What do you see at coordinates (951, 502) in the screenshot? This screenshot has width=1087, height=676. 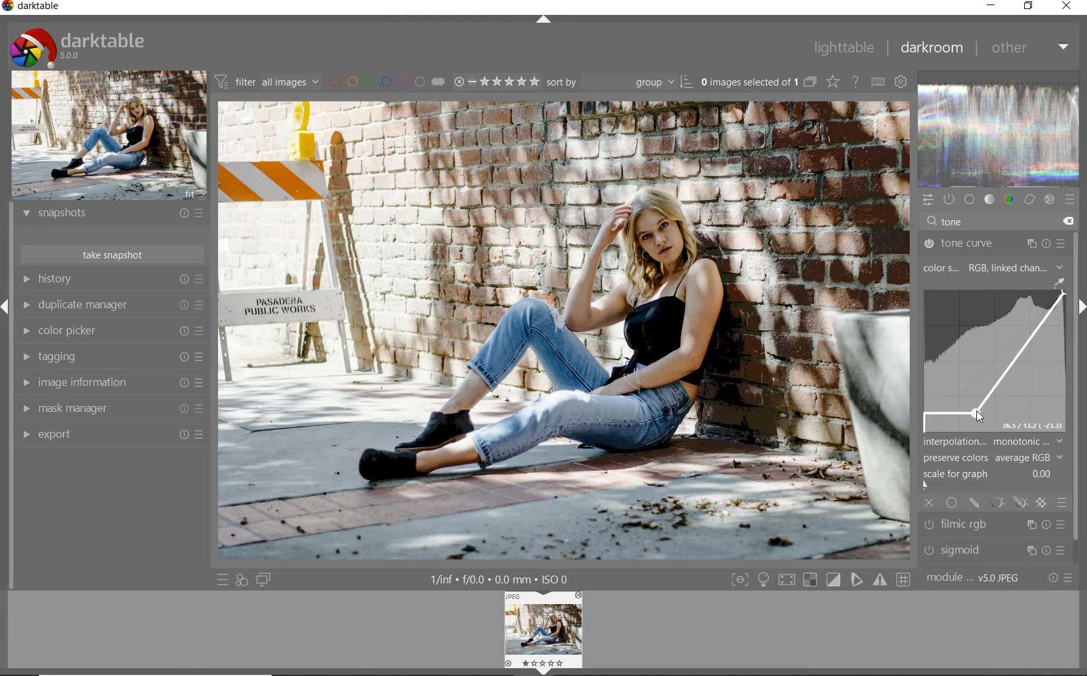 I see `uniformly` at bounding box center [951, 502].